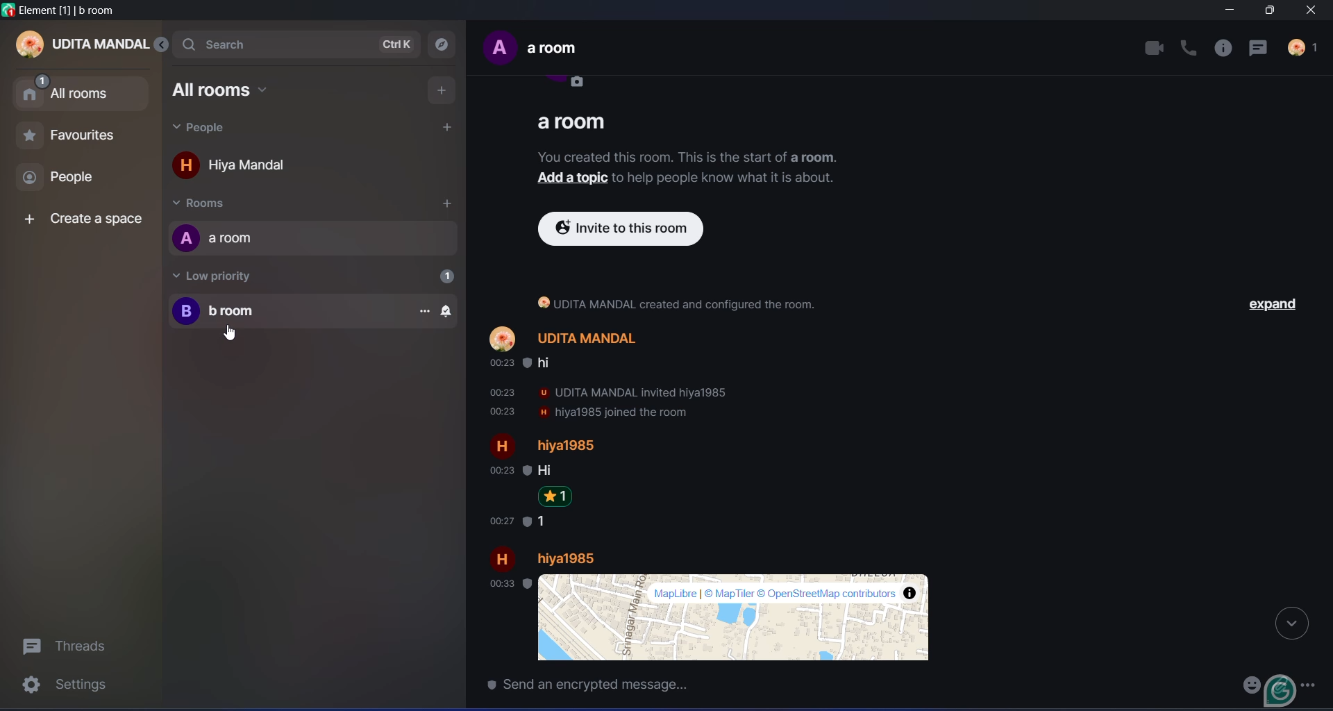  What do you see at coordinates (444, 205) in the screenshot?
I see `add room` at bounding box center [444, 205].